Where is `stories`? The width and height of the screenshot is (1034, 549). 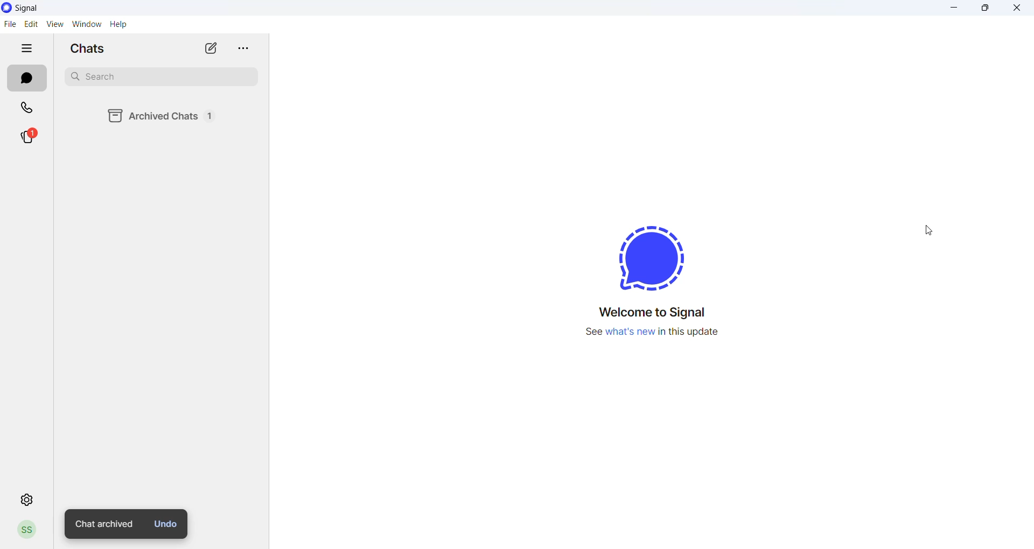
stories is located at coordinates (30, 135).